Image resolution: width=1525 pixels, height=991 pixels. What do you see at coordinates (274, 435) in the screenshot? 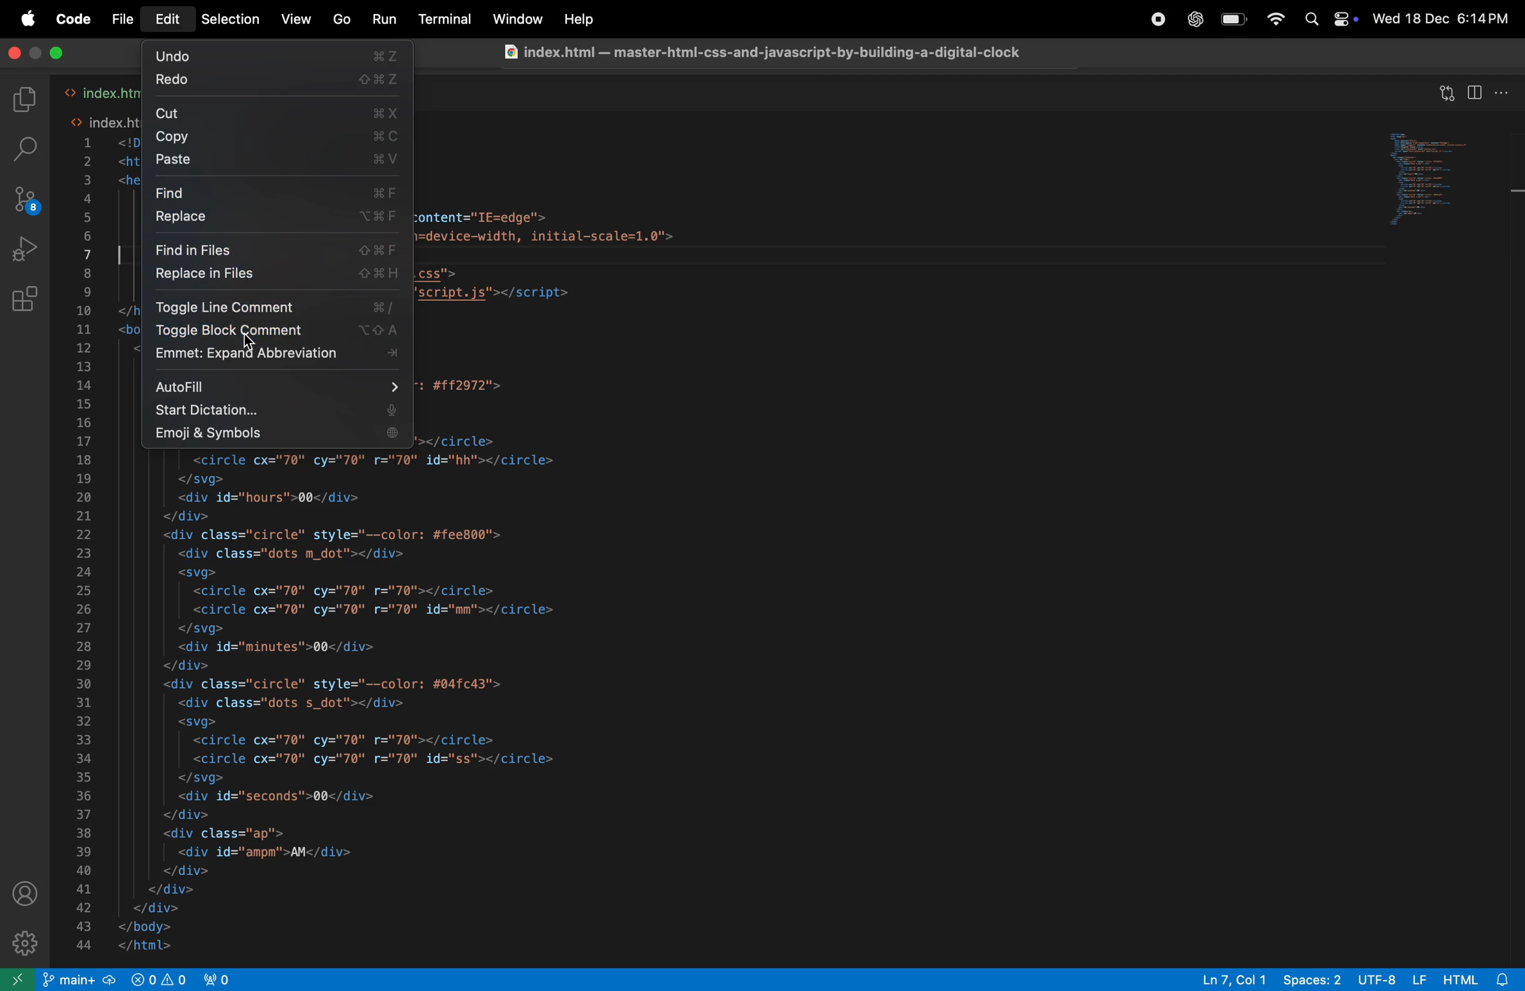
I see `emoji and symbols` at bounding box center [274, 435].